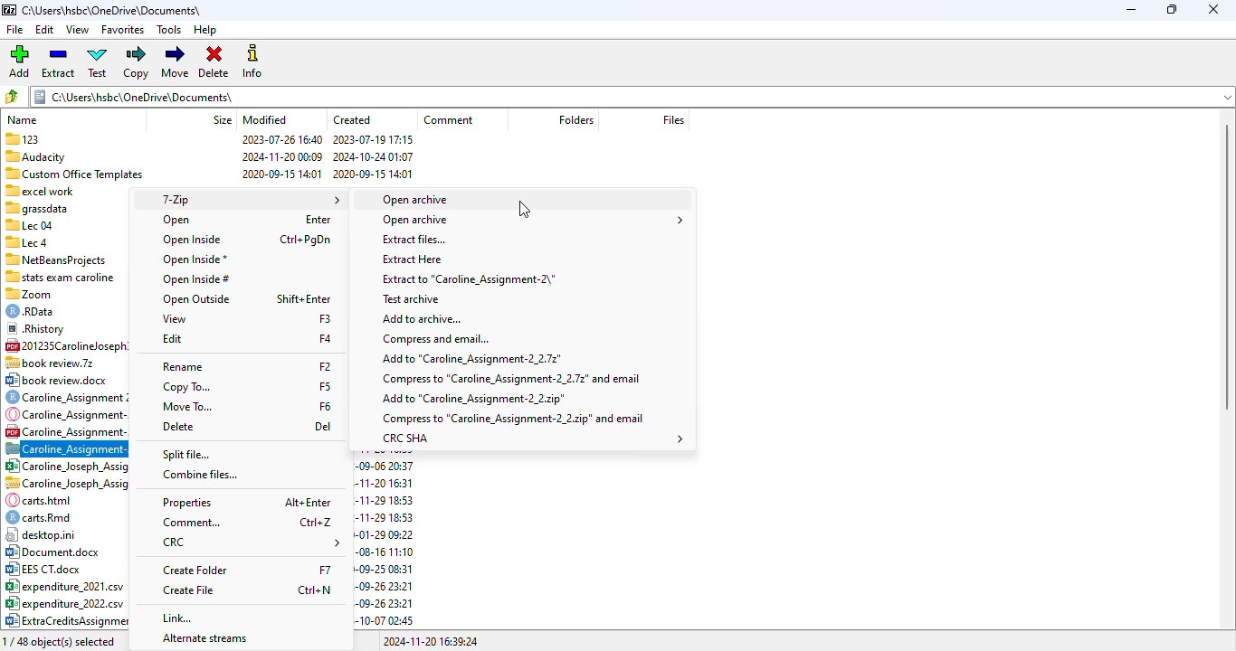 The width and height of the screenshot is (1236, 651). Describe the element at coordinates (304, 240) in the screenshot. I see `shortcut for open inside` at that location.